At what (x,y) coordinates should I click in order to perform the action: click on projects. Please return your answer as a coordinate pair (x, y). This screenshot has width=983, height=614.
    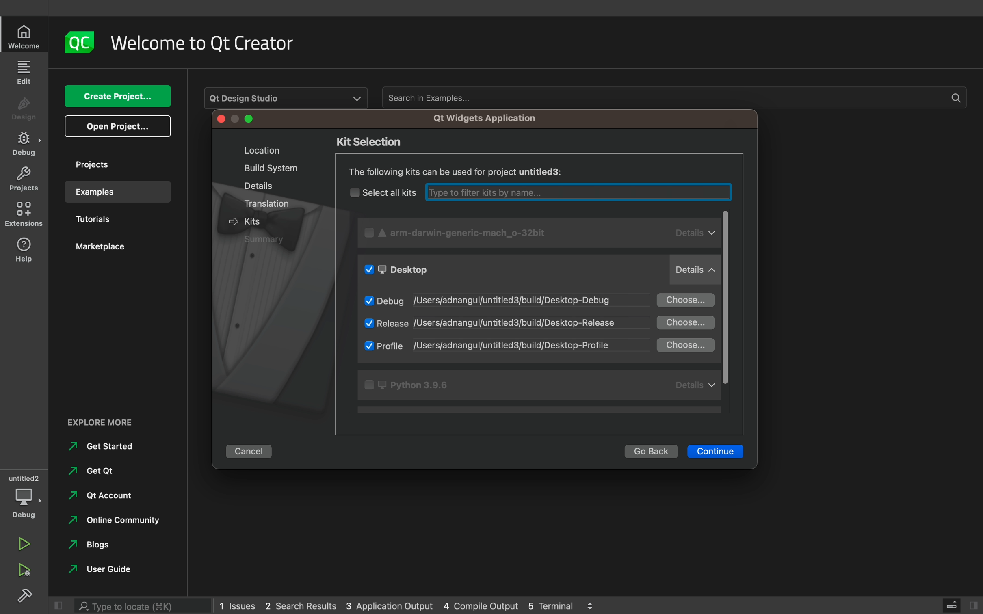
    Looking at the image, I should click on (113, 164).